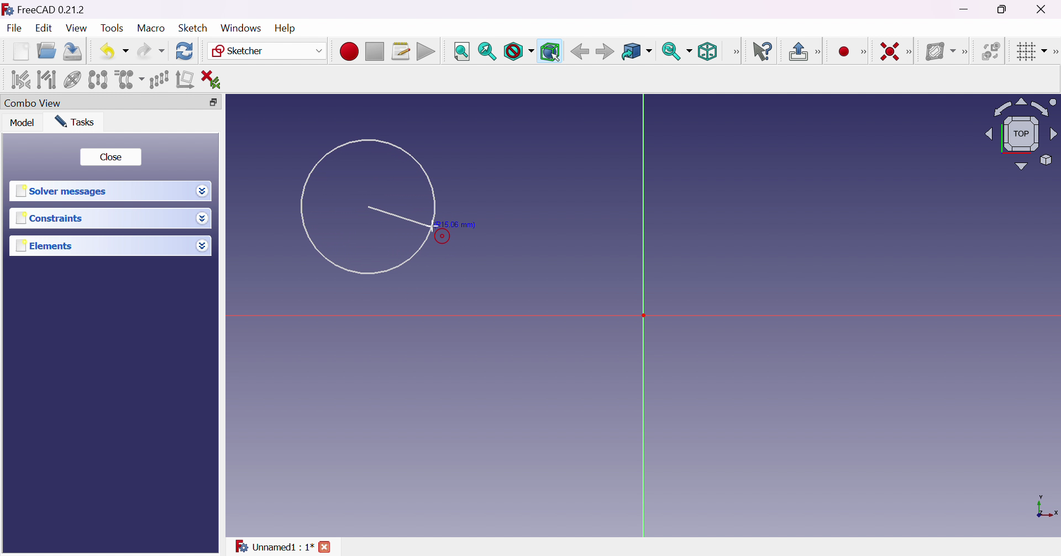 Image resolution: width=1061 pixels, height=556 pixels. What do you see at coordinates (374, 52) in the screenshot?
I see `Stop macro recording` at bounding box center [374, 52].